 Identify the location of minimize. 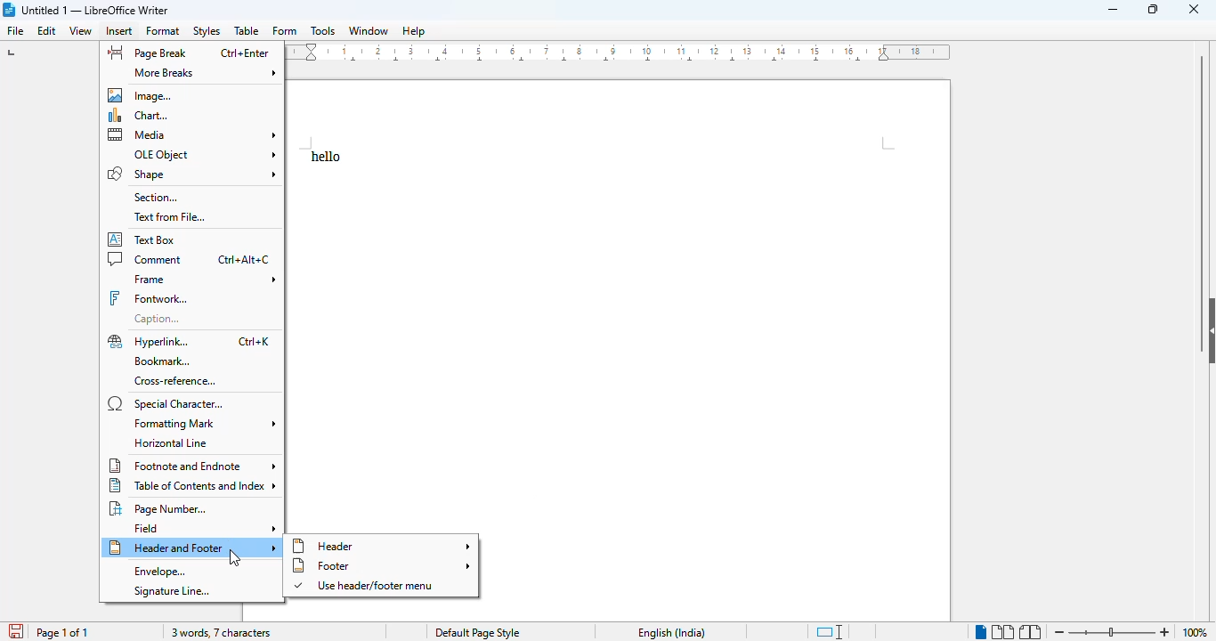
(1112, 10).